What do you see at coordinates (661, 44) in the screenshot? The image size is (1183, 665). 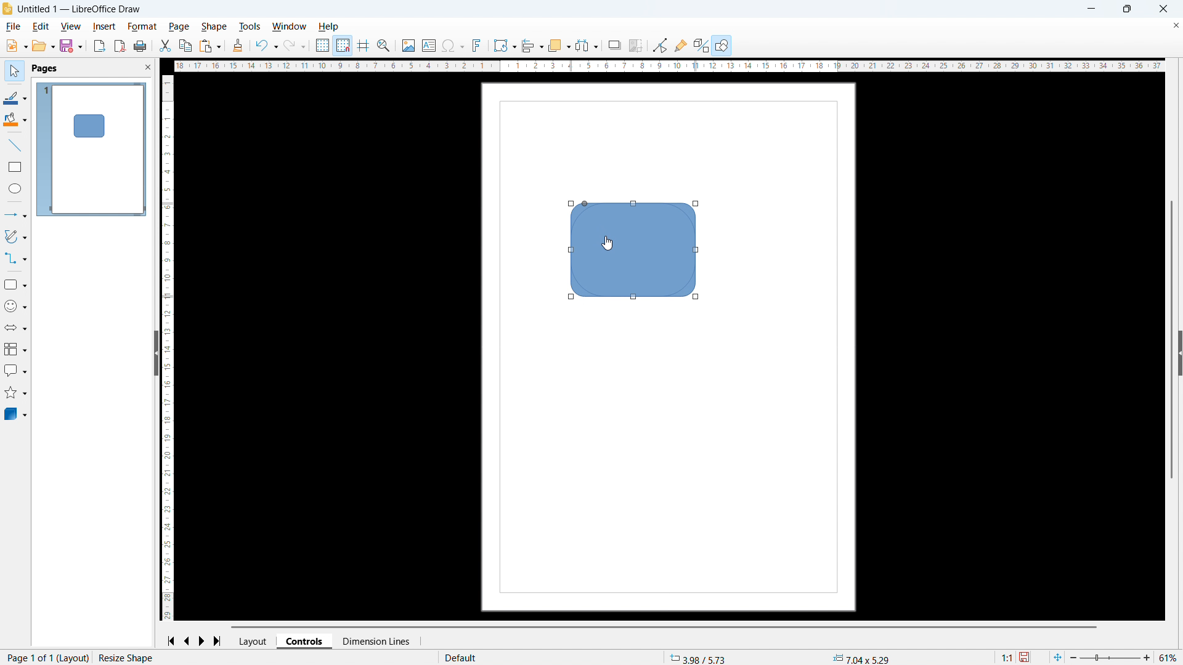 I see `toggle point edit mode` at bounding box center [661, 44].